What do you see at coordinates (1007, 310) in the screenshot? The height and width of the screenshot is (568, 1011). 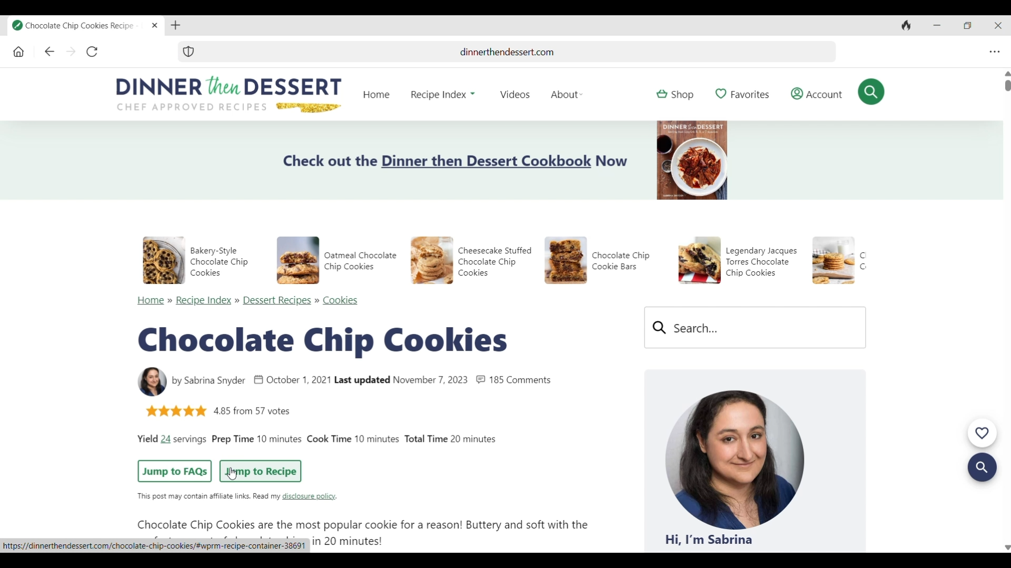 I see `Vertical slide bar` at bounding box center [1007, 310].